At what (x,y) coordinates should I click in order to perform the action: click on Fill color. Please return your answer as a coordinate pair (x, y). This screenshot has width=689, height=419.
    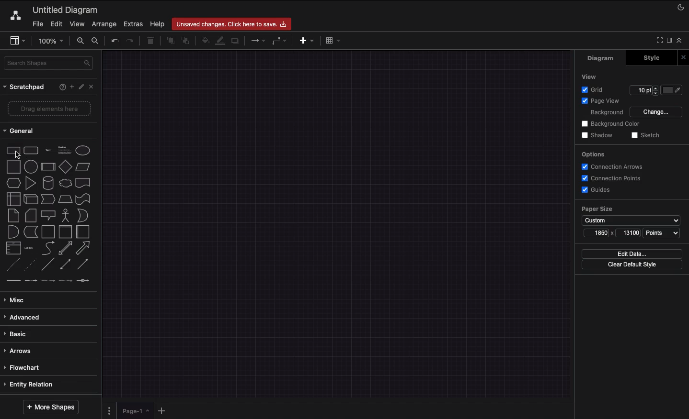
    Looking at the image, I should click on (204, 42).